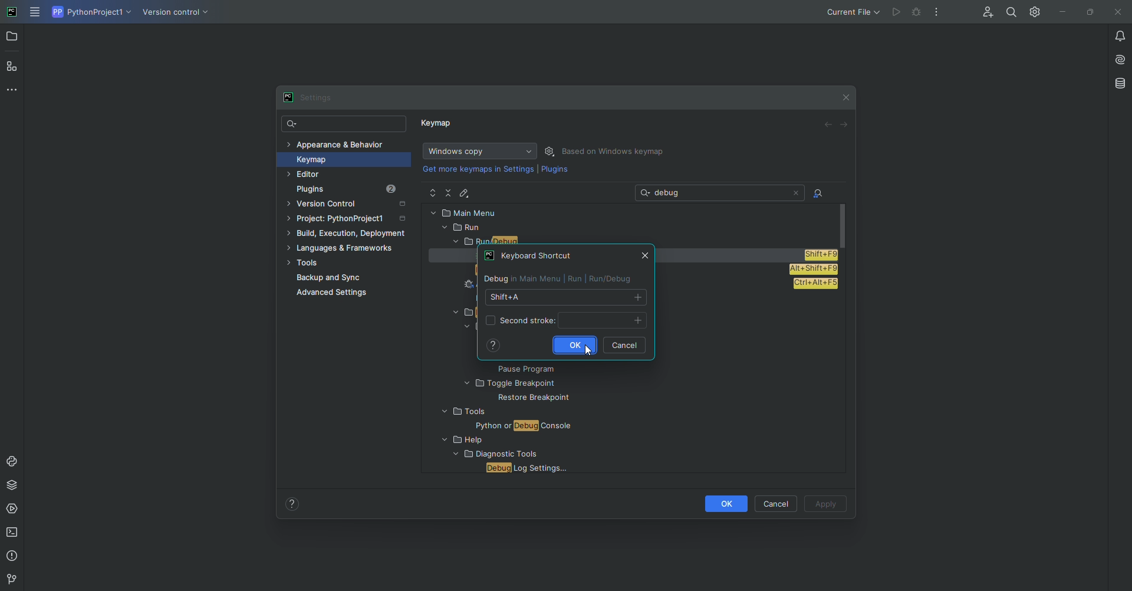 The width and height of the screenshot is (1132, 591). I want to click on Edit, so click(466, 193).